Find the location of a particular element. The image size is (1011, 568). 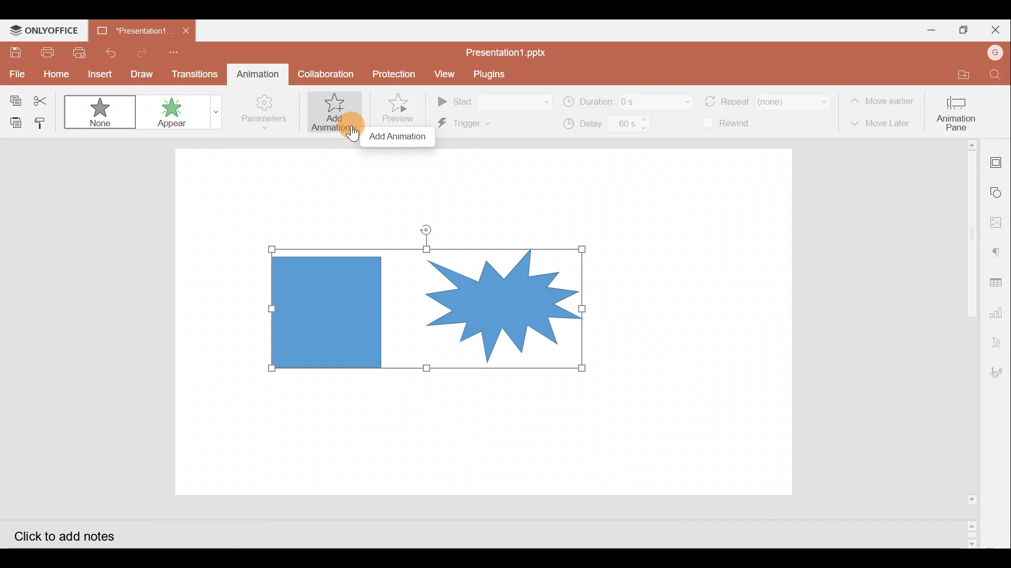

Presentation1.pptx is located at coordinates (508, 50).